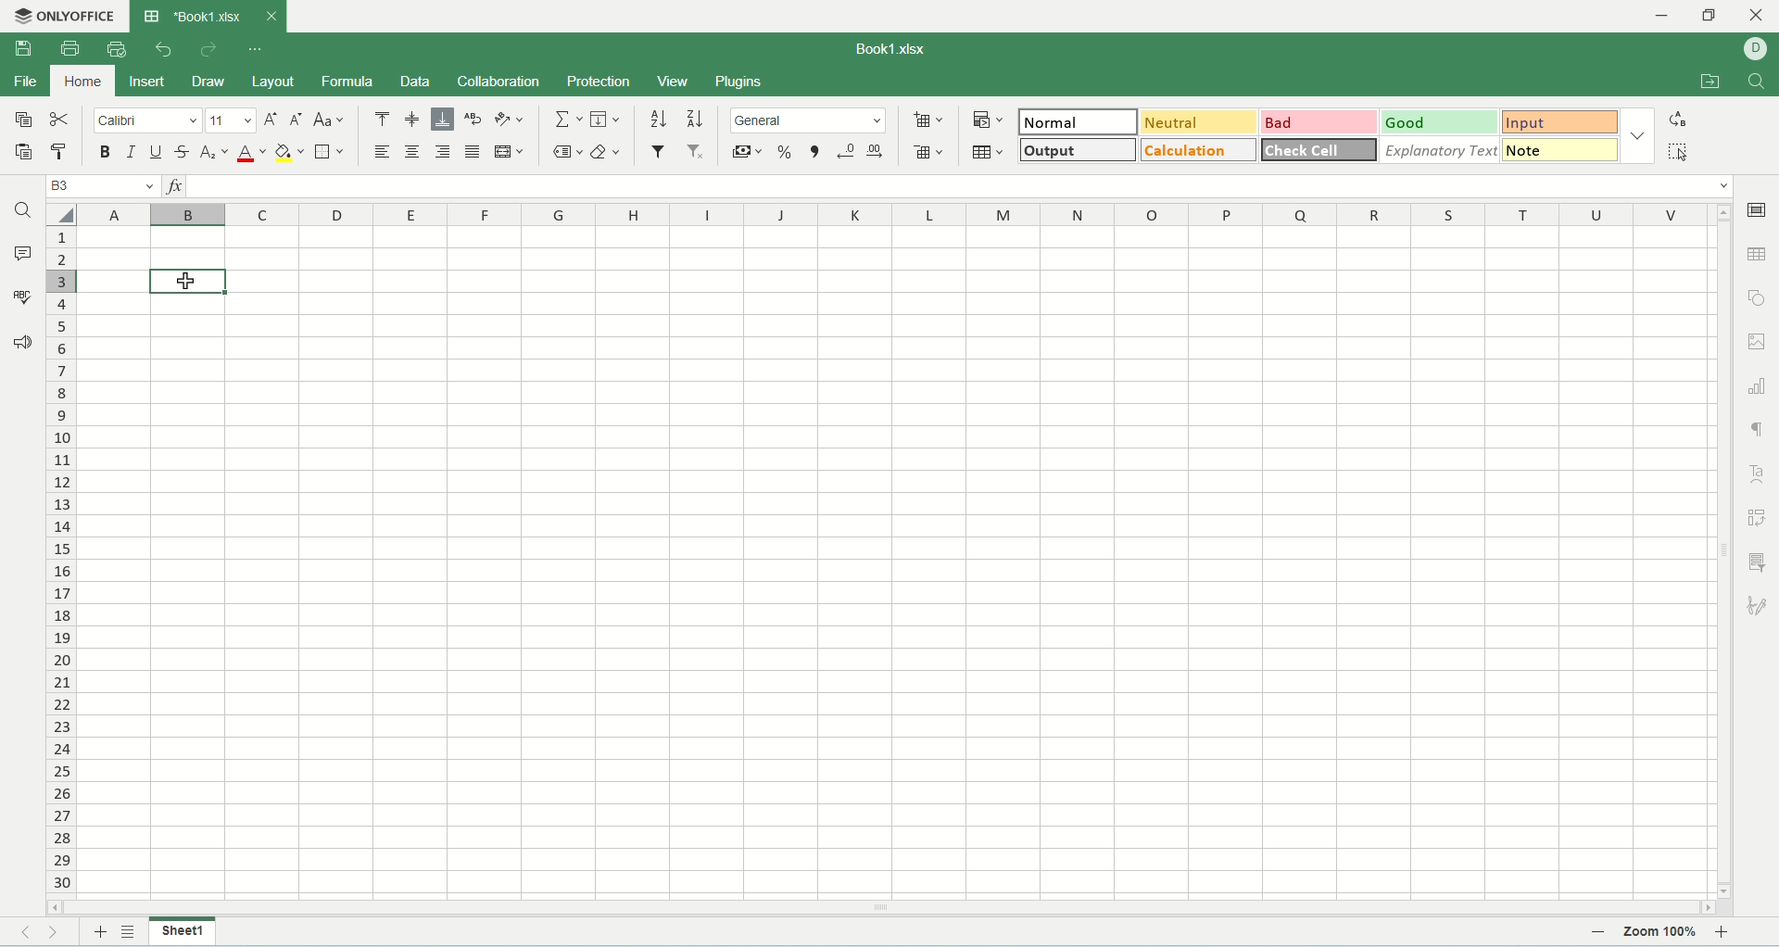 The height and width of the screenshot is (947, 1779). What do you see at coordinates (498, 81) in the screenshot?
I see `collaboration` at bounding box center [498, 81].